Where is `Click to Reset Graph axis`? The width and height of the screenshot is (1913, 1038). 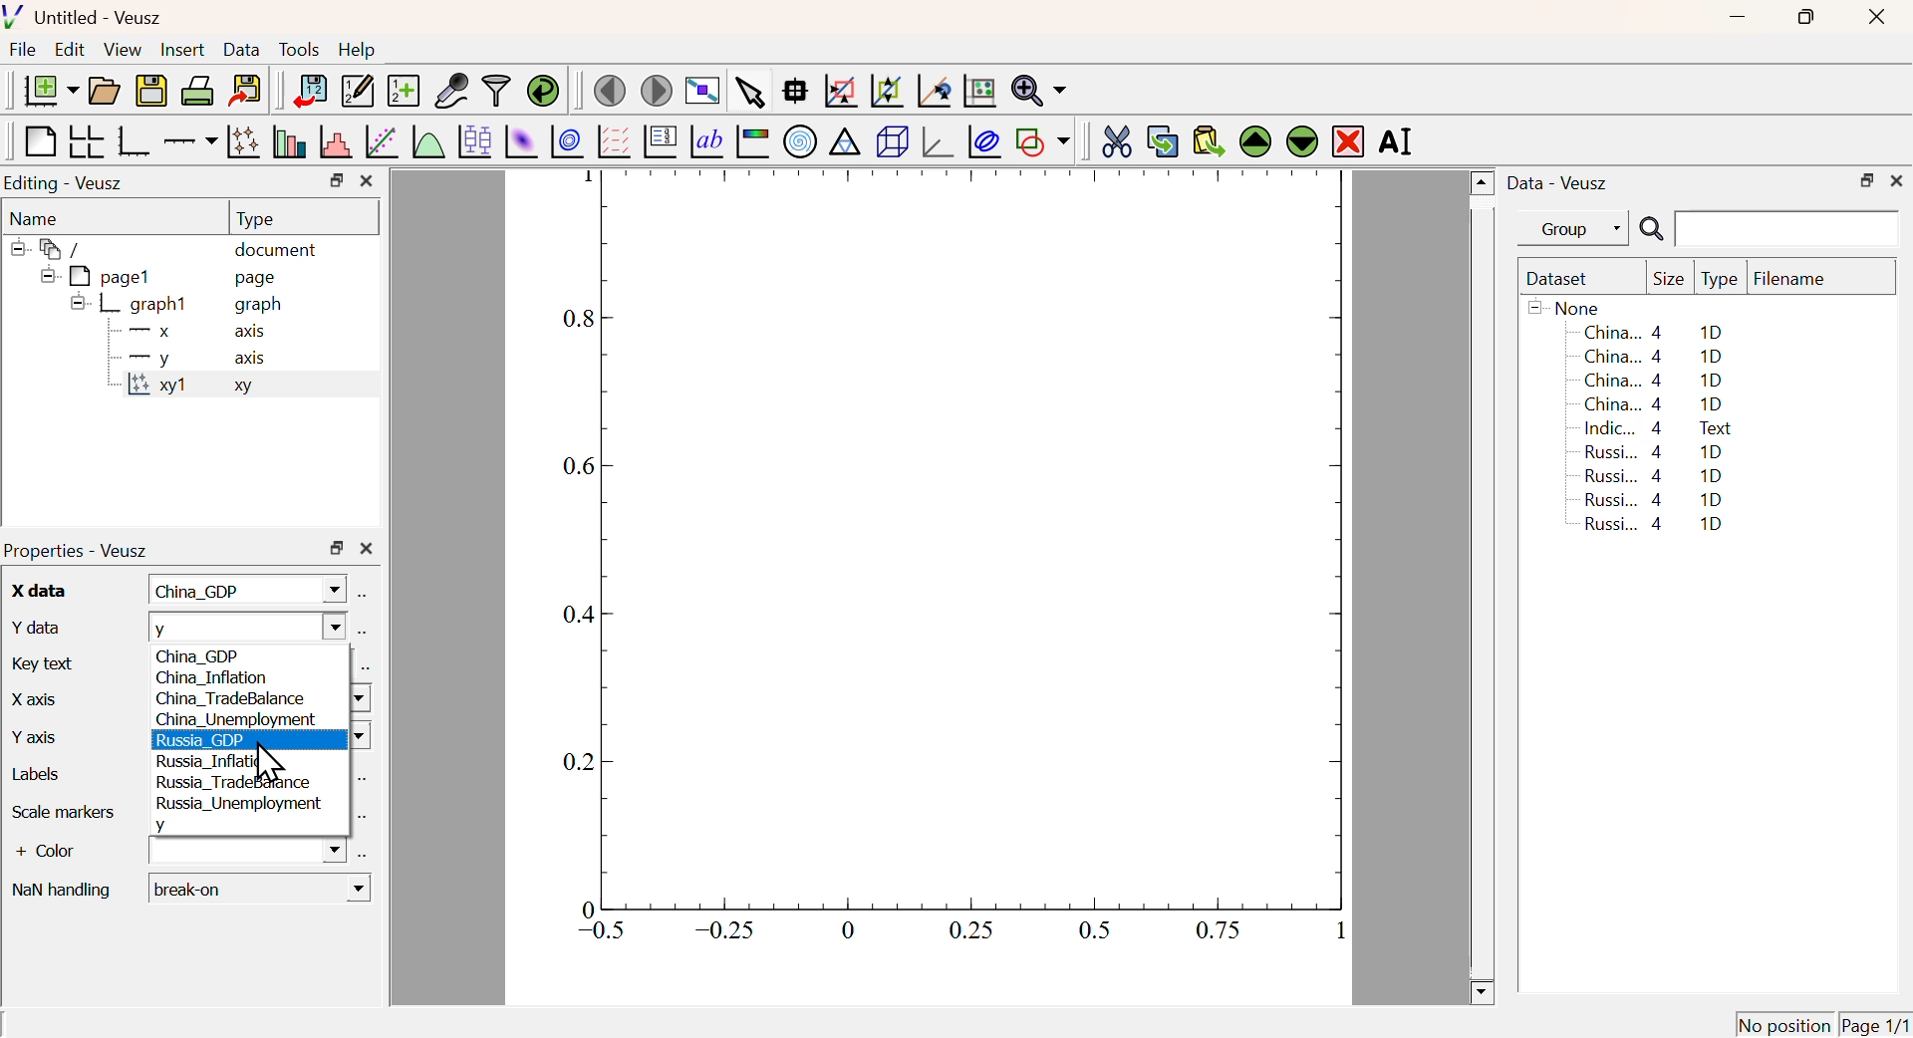
Click to Reset Graph axis is located at coordinates (978, 89).